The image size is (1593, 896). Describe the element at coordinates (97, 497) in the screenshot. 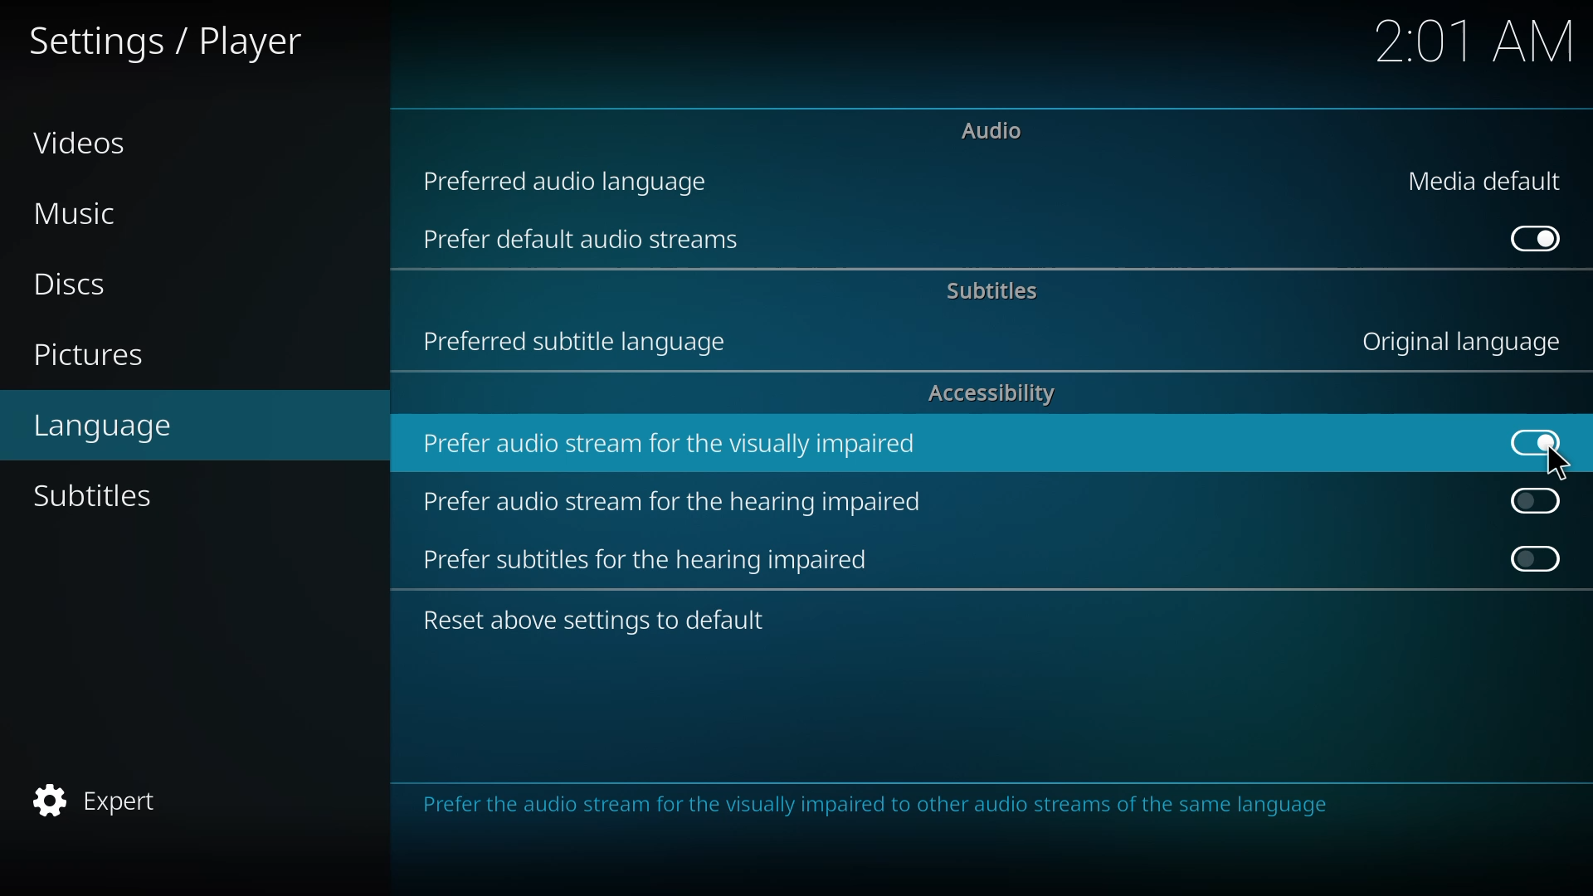

I see `subtitles` at that location.